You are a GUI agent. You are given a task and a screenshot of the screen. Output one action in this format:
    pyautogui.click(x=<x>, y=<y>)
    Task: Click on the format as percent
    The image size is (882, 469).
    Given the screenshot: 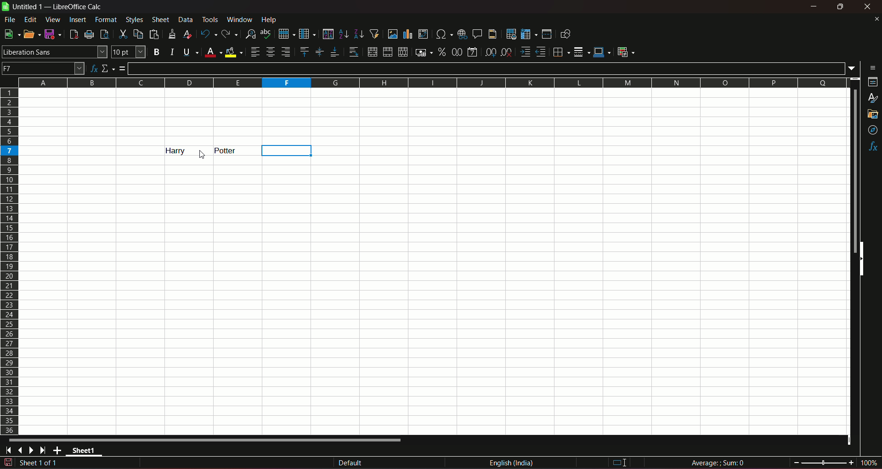 What is the action you would take?
    pyautogui.click(x=441, y=51)
    